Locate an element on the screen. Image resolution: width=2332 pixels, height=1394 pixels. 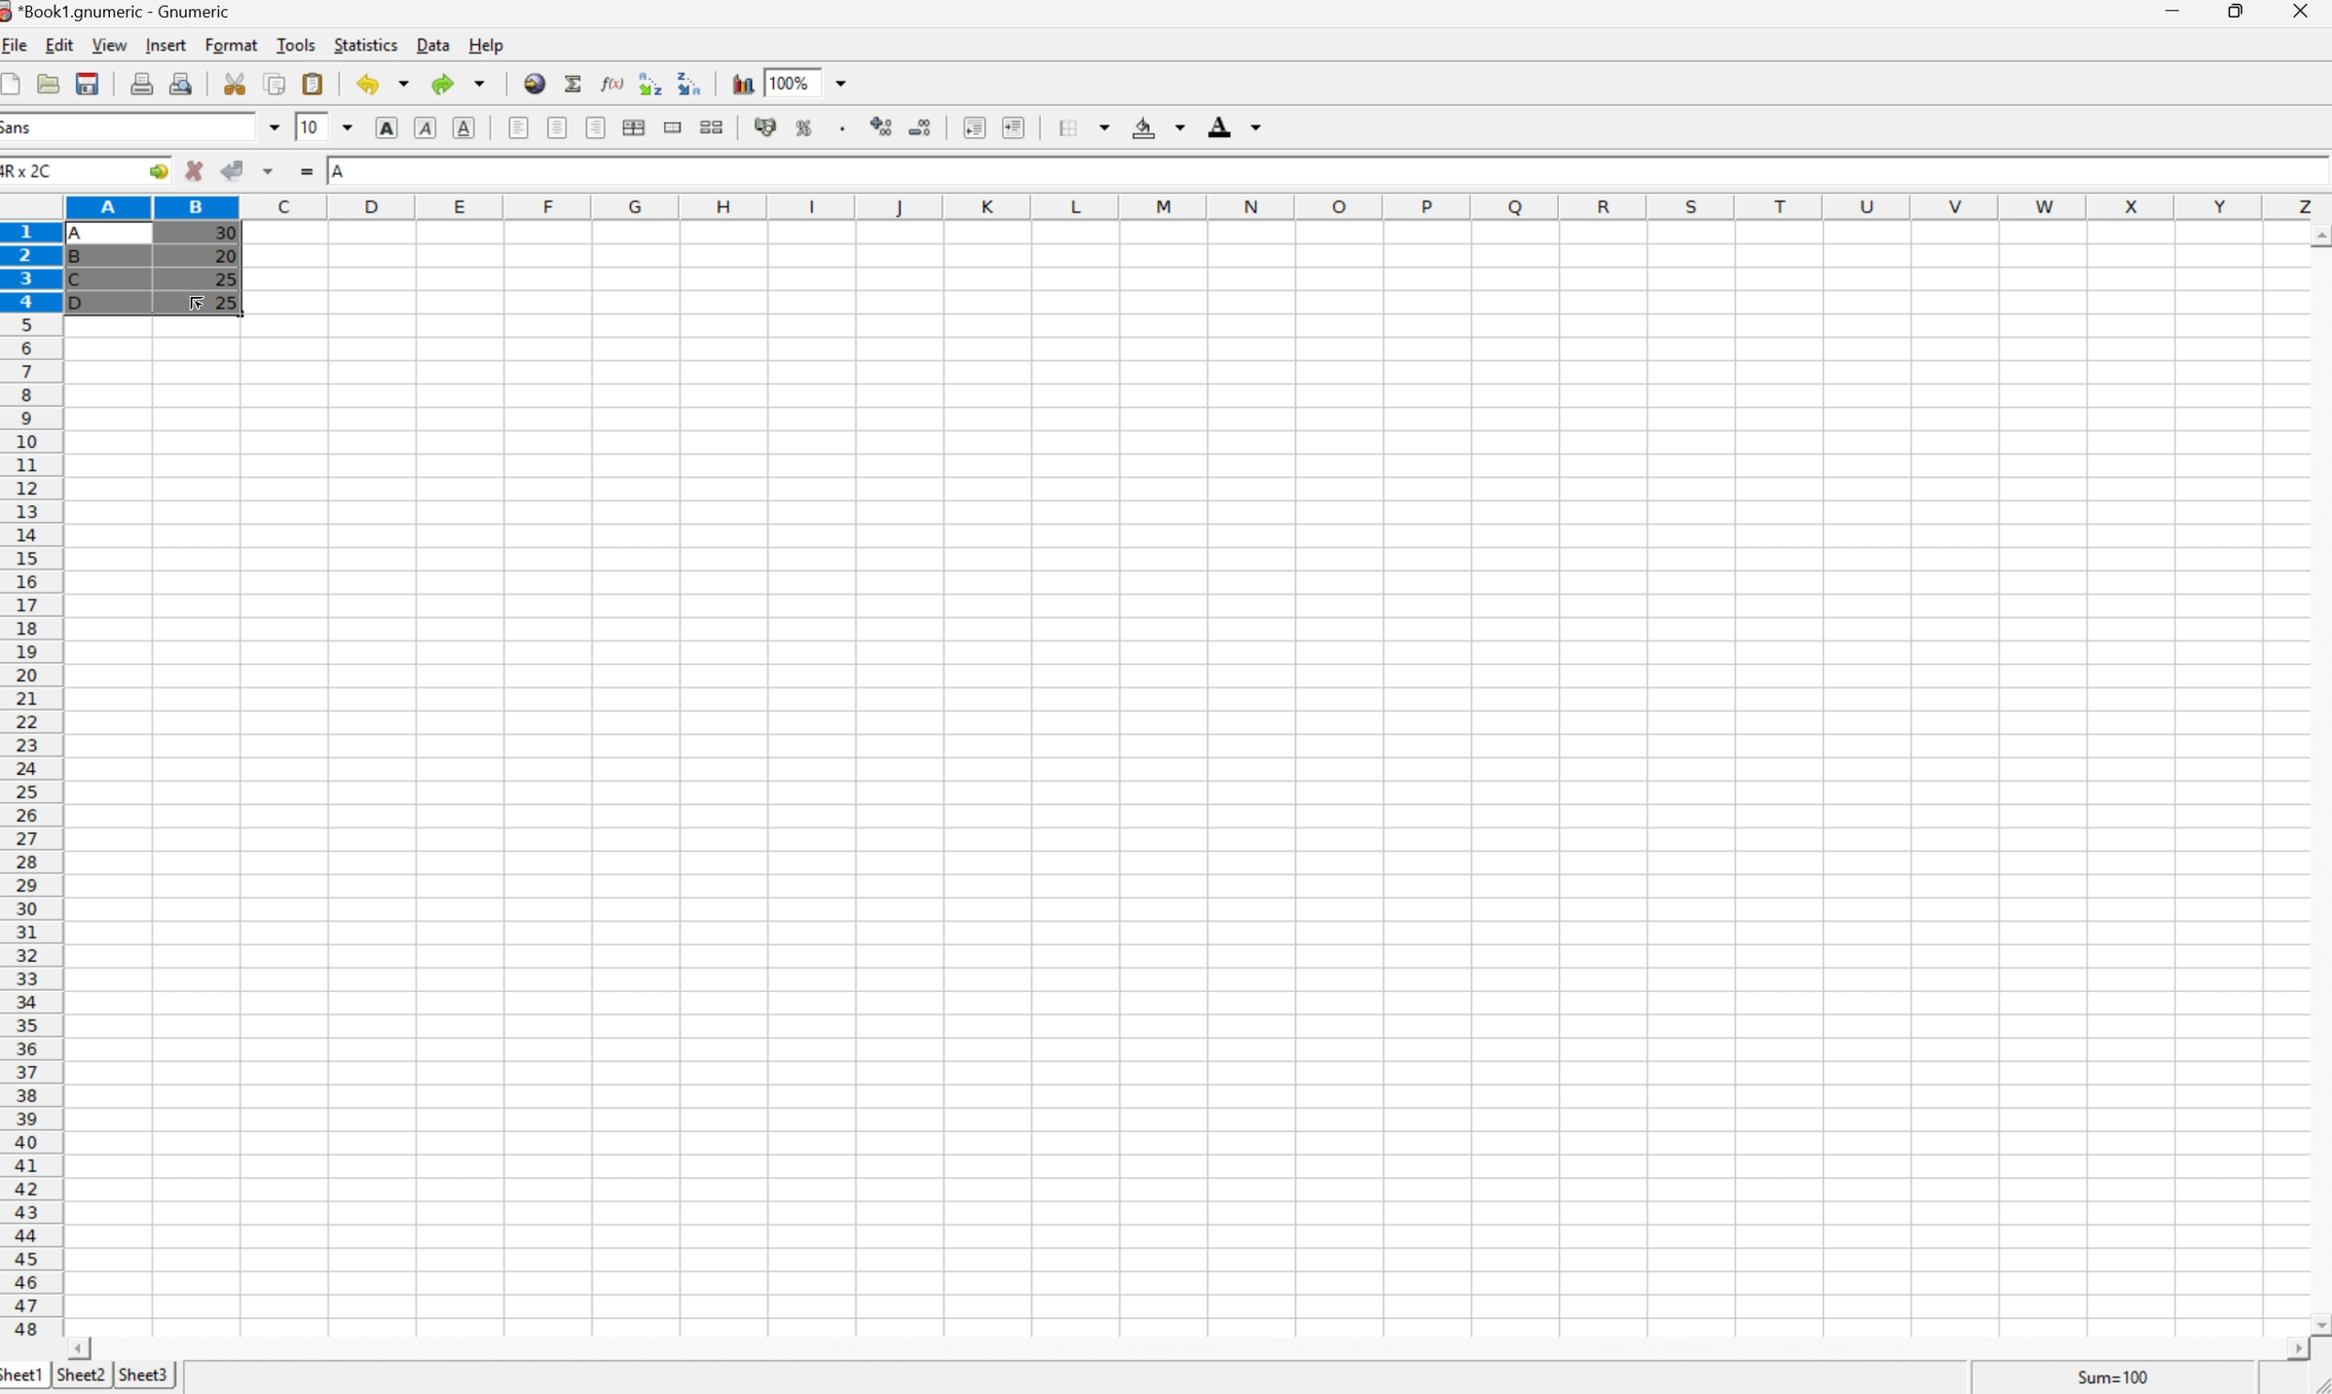
Foreground is located at coordinates (1238, 126).